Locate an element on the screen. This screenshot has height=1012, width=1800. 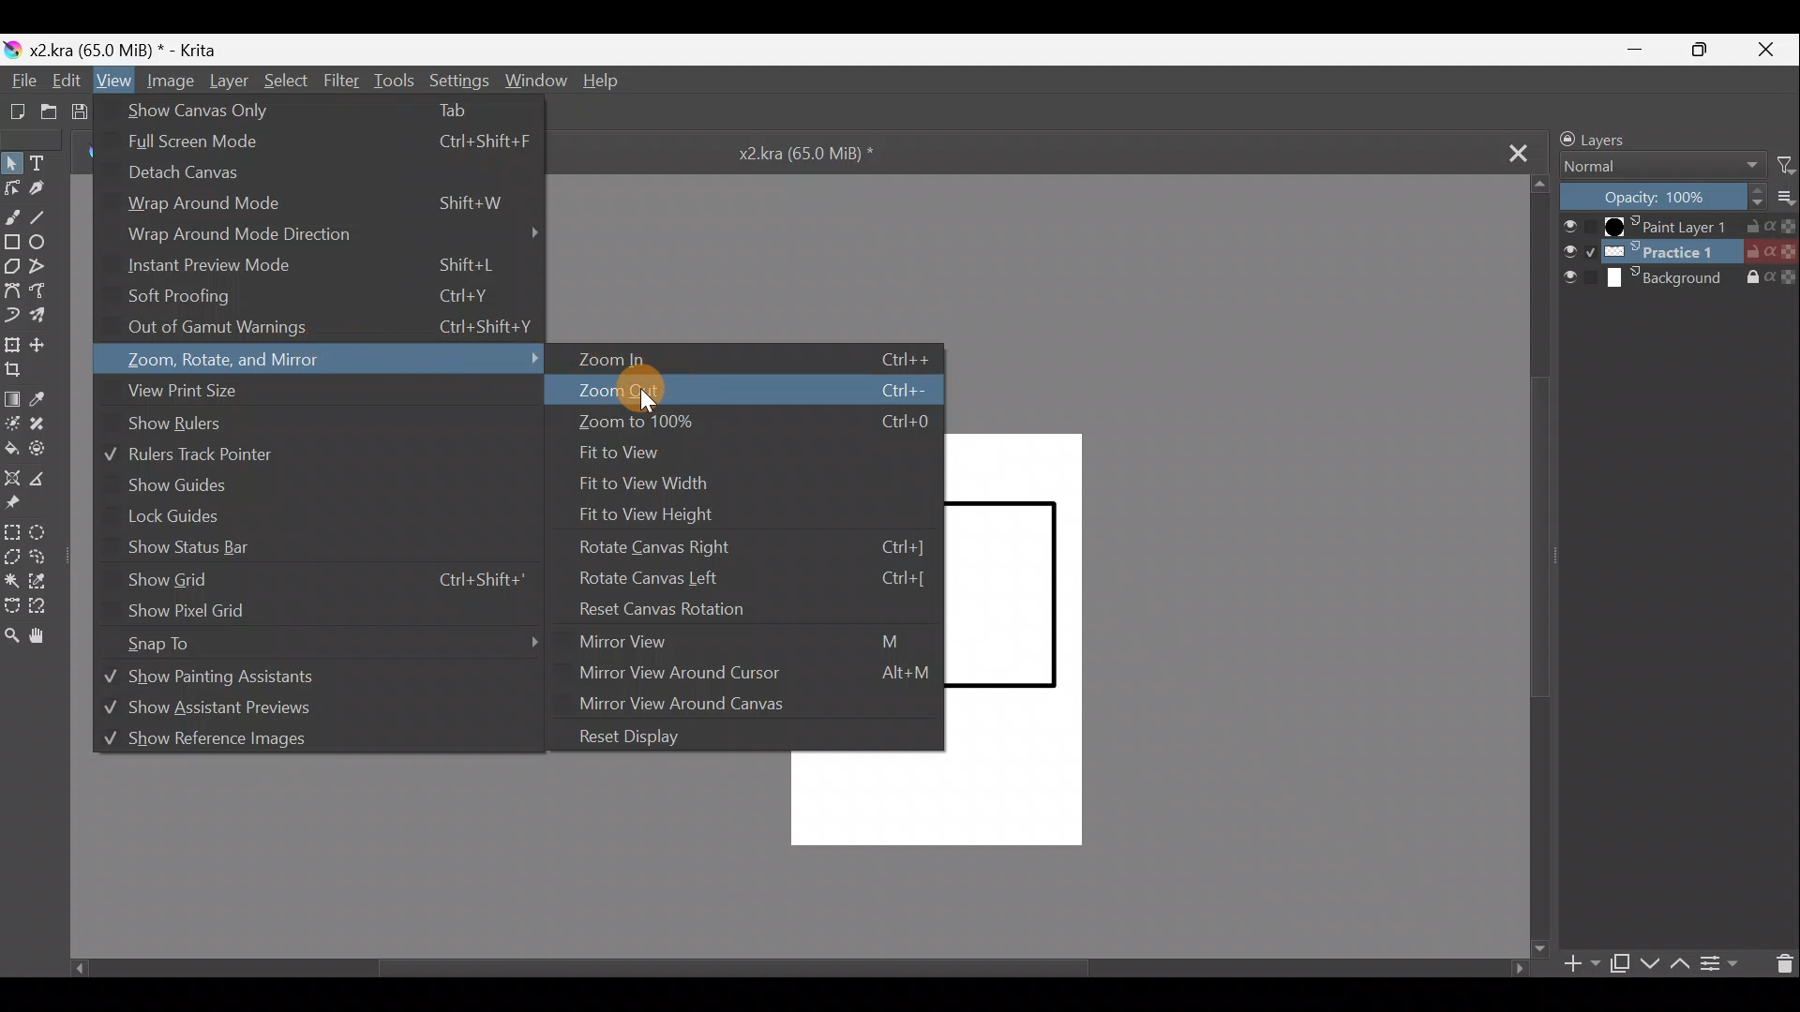
View/change layer properties is located at coordinates (1720, 960).